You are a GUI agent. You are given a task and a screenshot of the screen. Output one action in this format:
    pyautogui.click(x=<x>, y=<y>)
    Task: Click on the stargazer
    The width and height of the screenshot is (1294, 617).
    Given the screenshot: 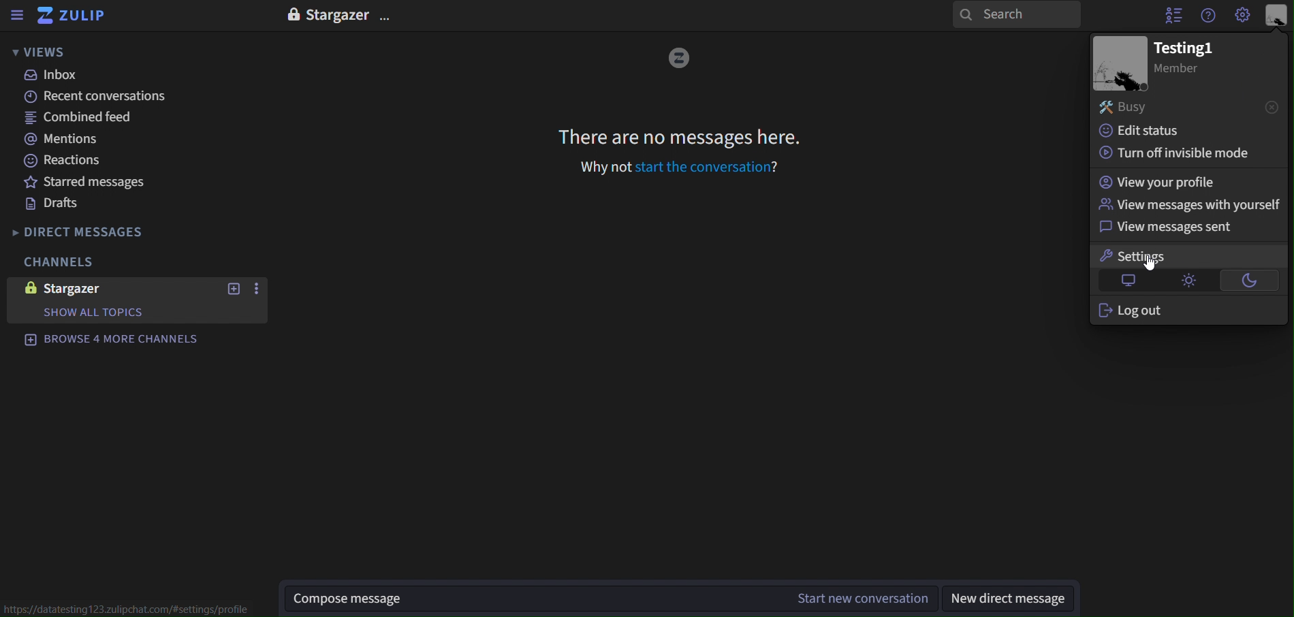 What is the action you would take?
    pyautogui.click(x=325, y=14)
    